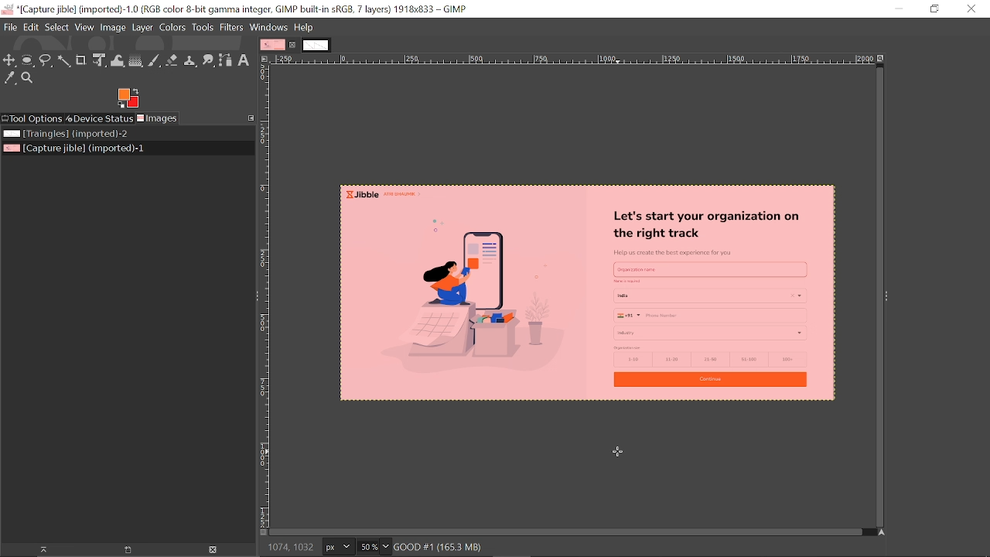  What do you see at coordinates (972, 10) in the screenshot?
I see `Close` at bounding box center [972, 10].